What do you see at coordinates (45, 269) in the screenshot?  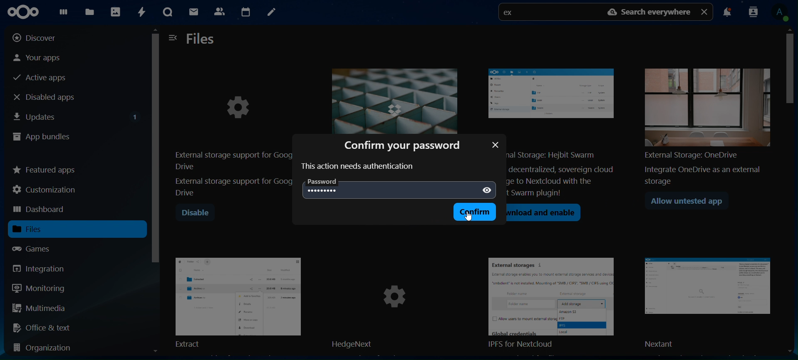 I see `integration` at bounding box center [45, 269].